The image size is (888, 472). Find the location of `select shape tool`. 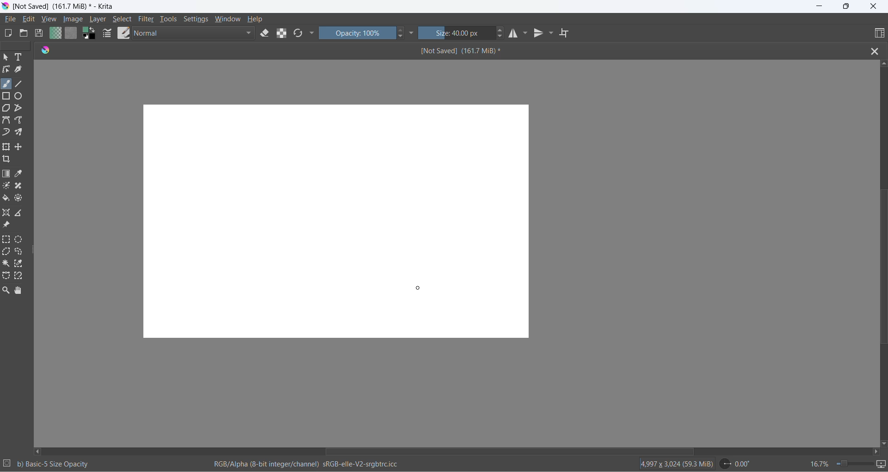

select shape tool is located at coordinates (6, 58).